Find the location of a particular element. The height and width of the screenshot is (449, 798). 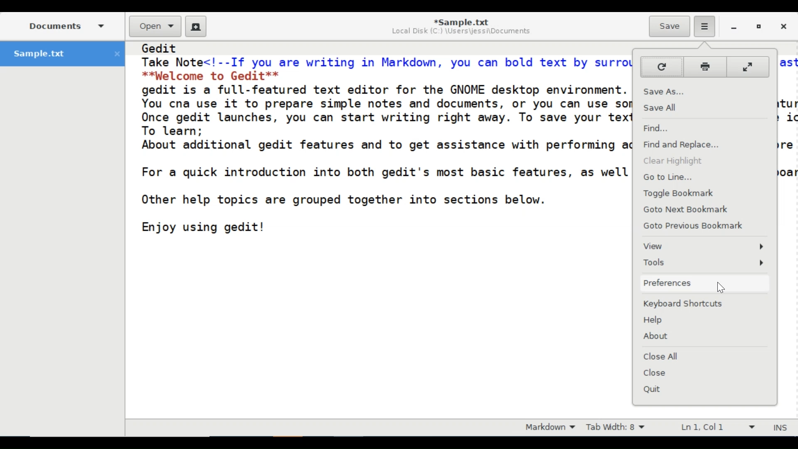

Preferences is located at coordinates (704, 283).